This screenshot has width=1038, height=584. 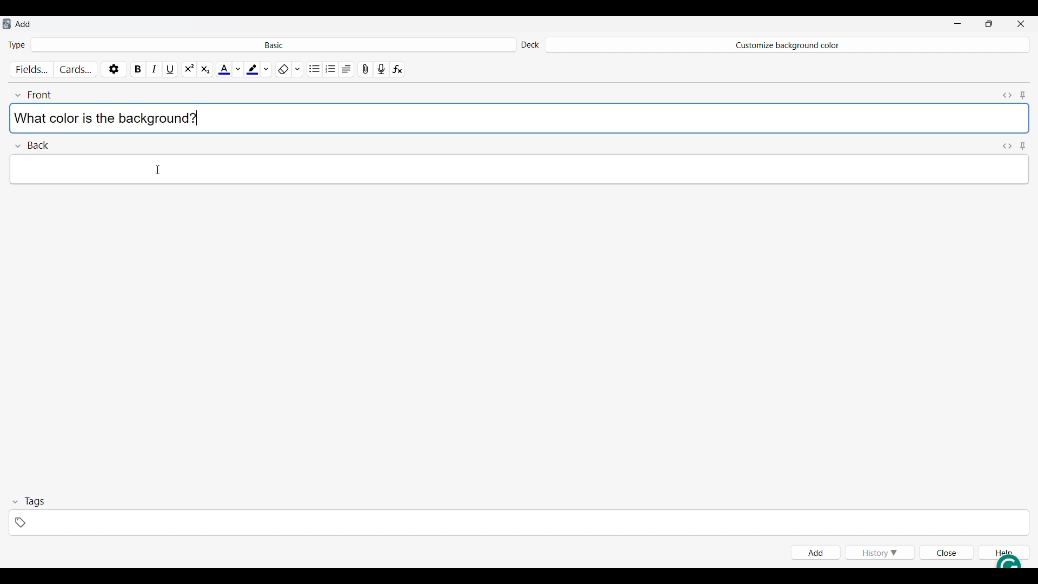 What do you see at coordinates (518, 523) in the screenshot?
I see `Click to type in tags` at bounding box center [518, 523].